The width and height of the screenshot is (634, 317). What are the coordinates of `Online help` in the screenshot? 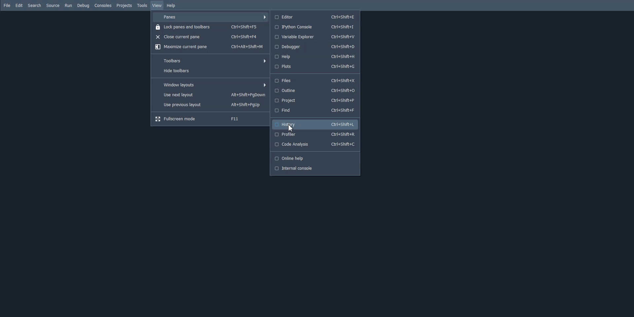 It's located at (314, 158).